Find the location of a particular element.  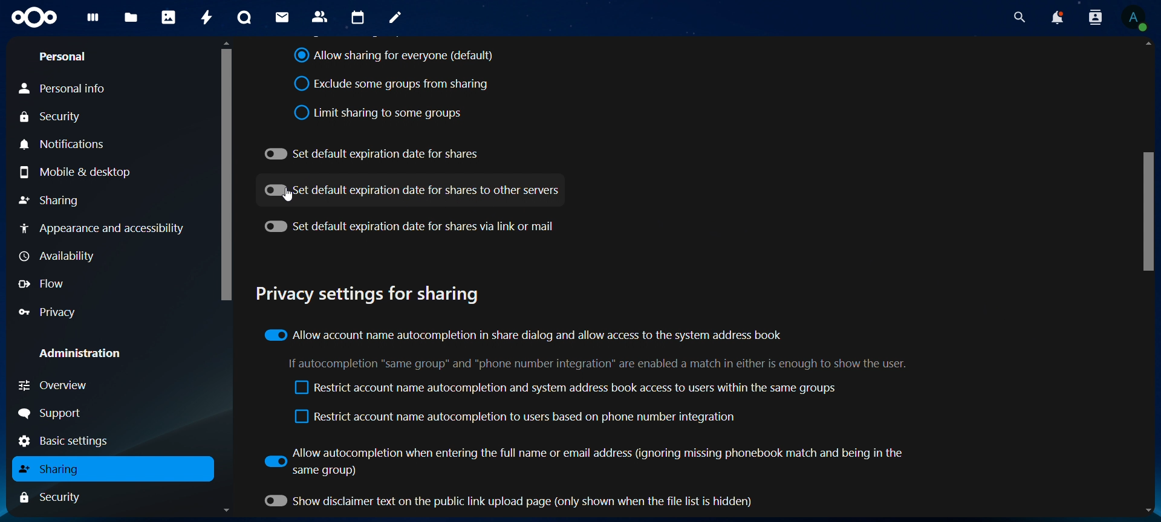

set default expiration date for shares via link or mail is located at coordinates (414, 225).